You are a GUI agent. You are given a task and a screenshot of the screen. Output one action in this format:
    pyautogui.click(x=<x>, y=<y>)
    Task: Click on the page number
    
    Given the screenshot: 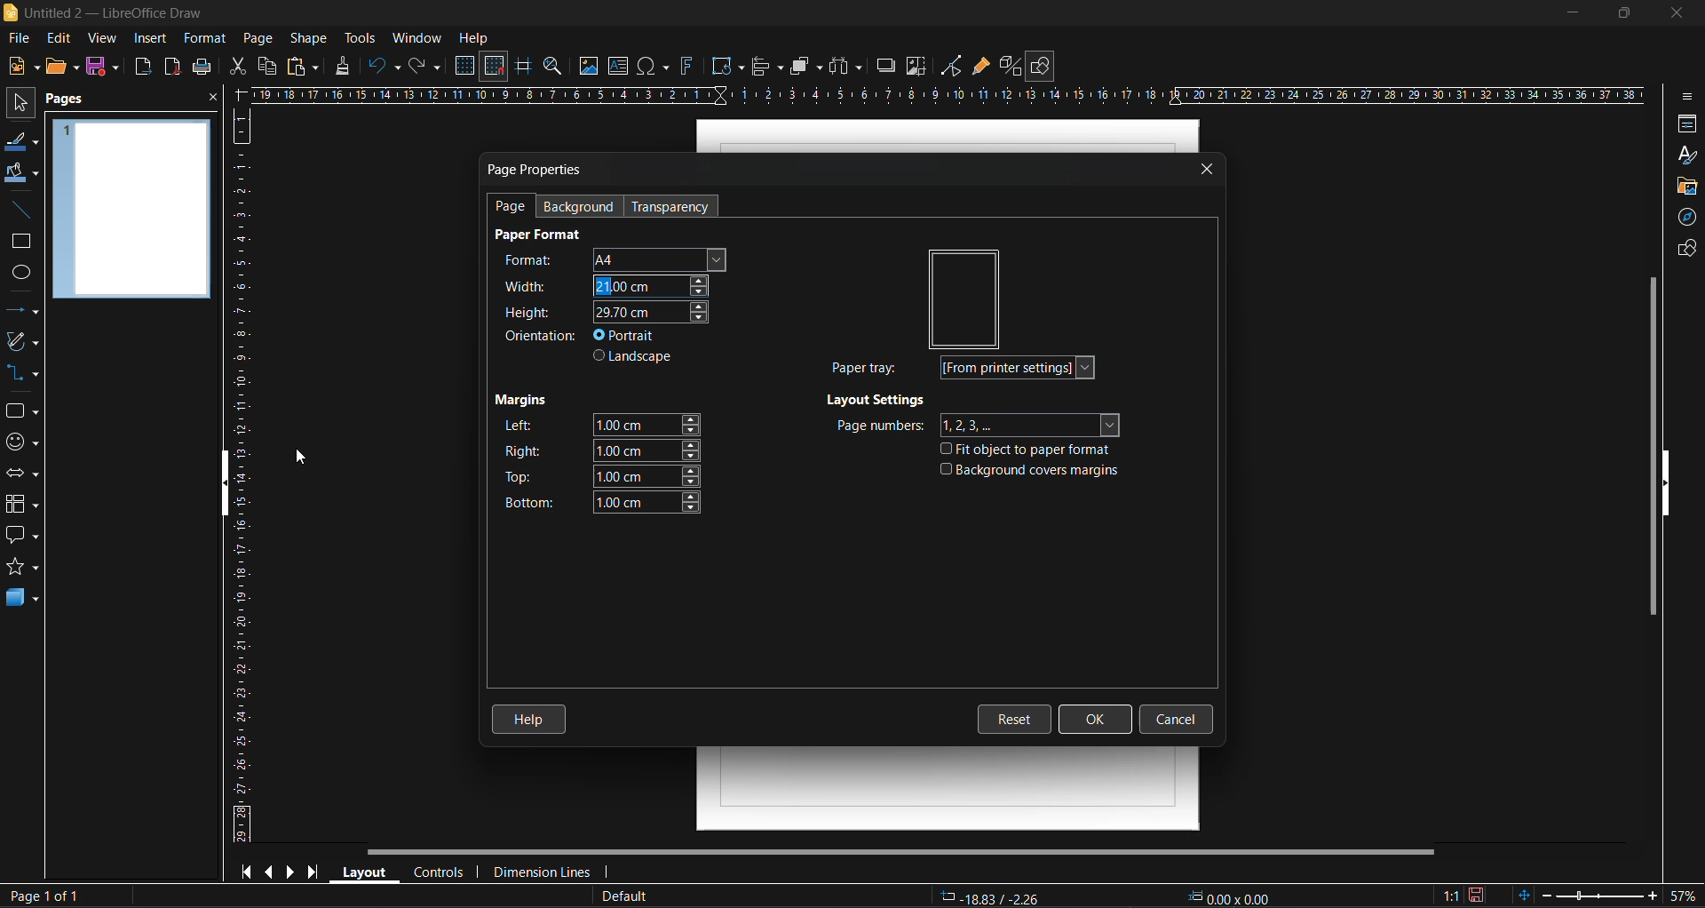 What is the action you would take?
    pyautogui.click(x=43, y=894)
    